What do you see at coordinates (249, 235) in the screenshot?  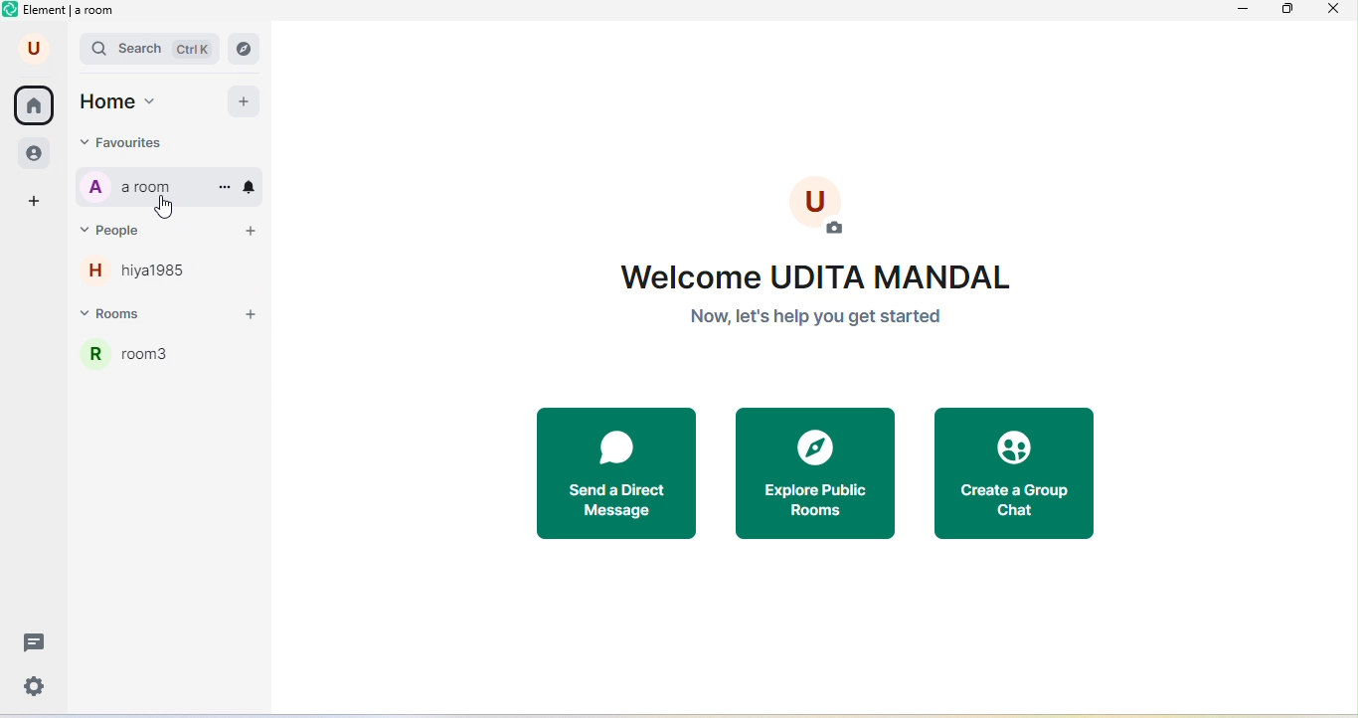 I see `add peole` at bounding box center [249, 235].